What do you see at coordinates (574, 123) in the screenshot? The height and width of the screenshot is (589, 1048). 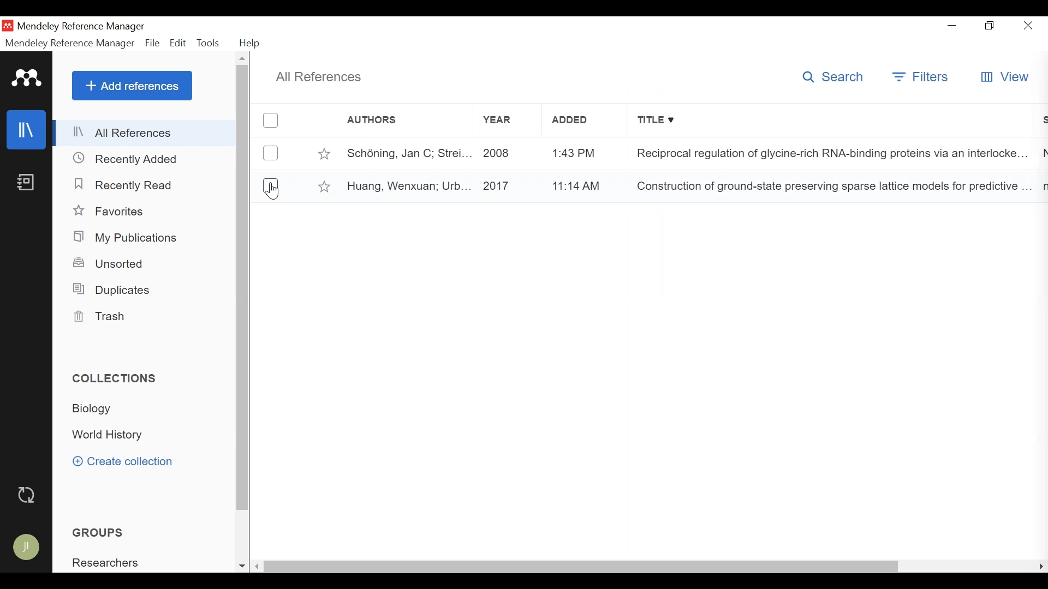 I see `Added` at bounding box center [574, 123].